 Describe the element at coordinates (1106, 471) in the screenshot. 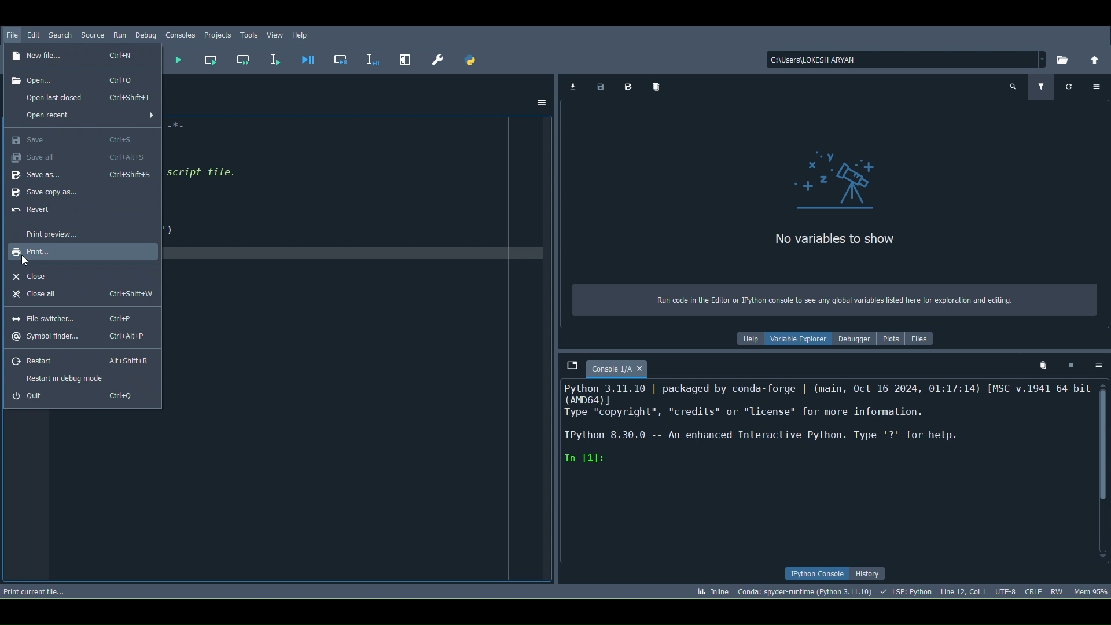

I see `Scrollbar` at that location.